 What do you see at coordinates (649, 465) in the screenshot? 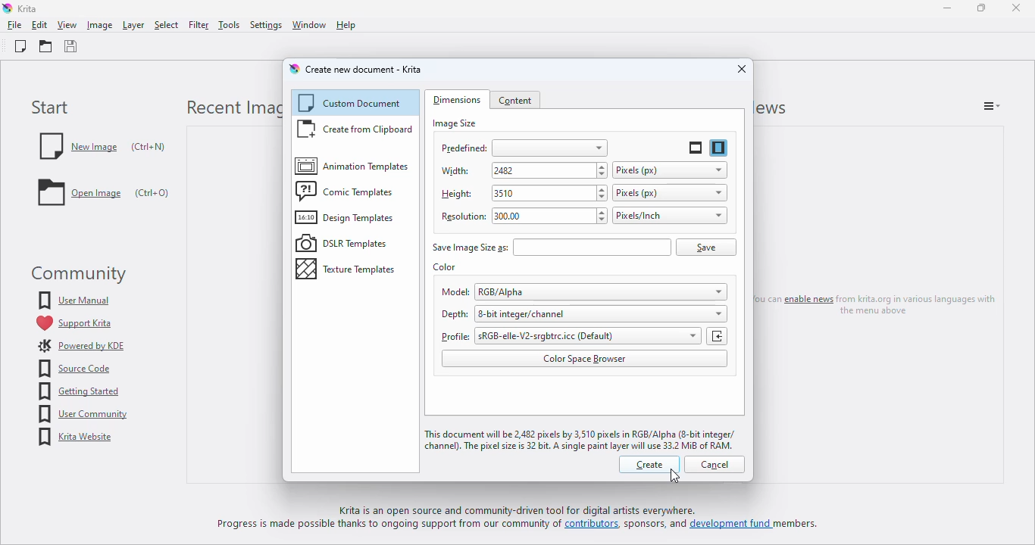
I see `create` at bounding box center [649, 465].